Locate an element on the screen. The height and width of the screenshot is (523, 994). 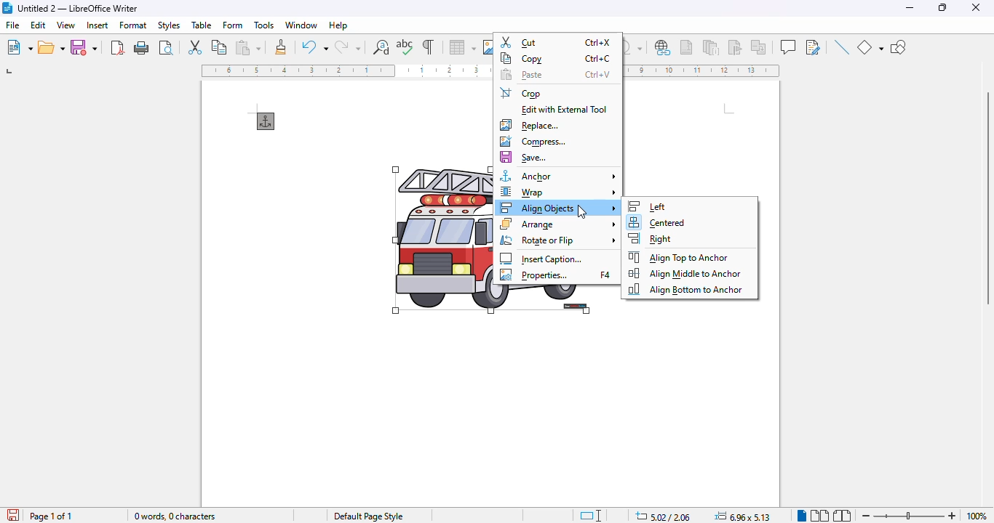
close is located at coordinates (976, 7).